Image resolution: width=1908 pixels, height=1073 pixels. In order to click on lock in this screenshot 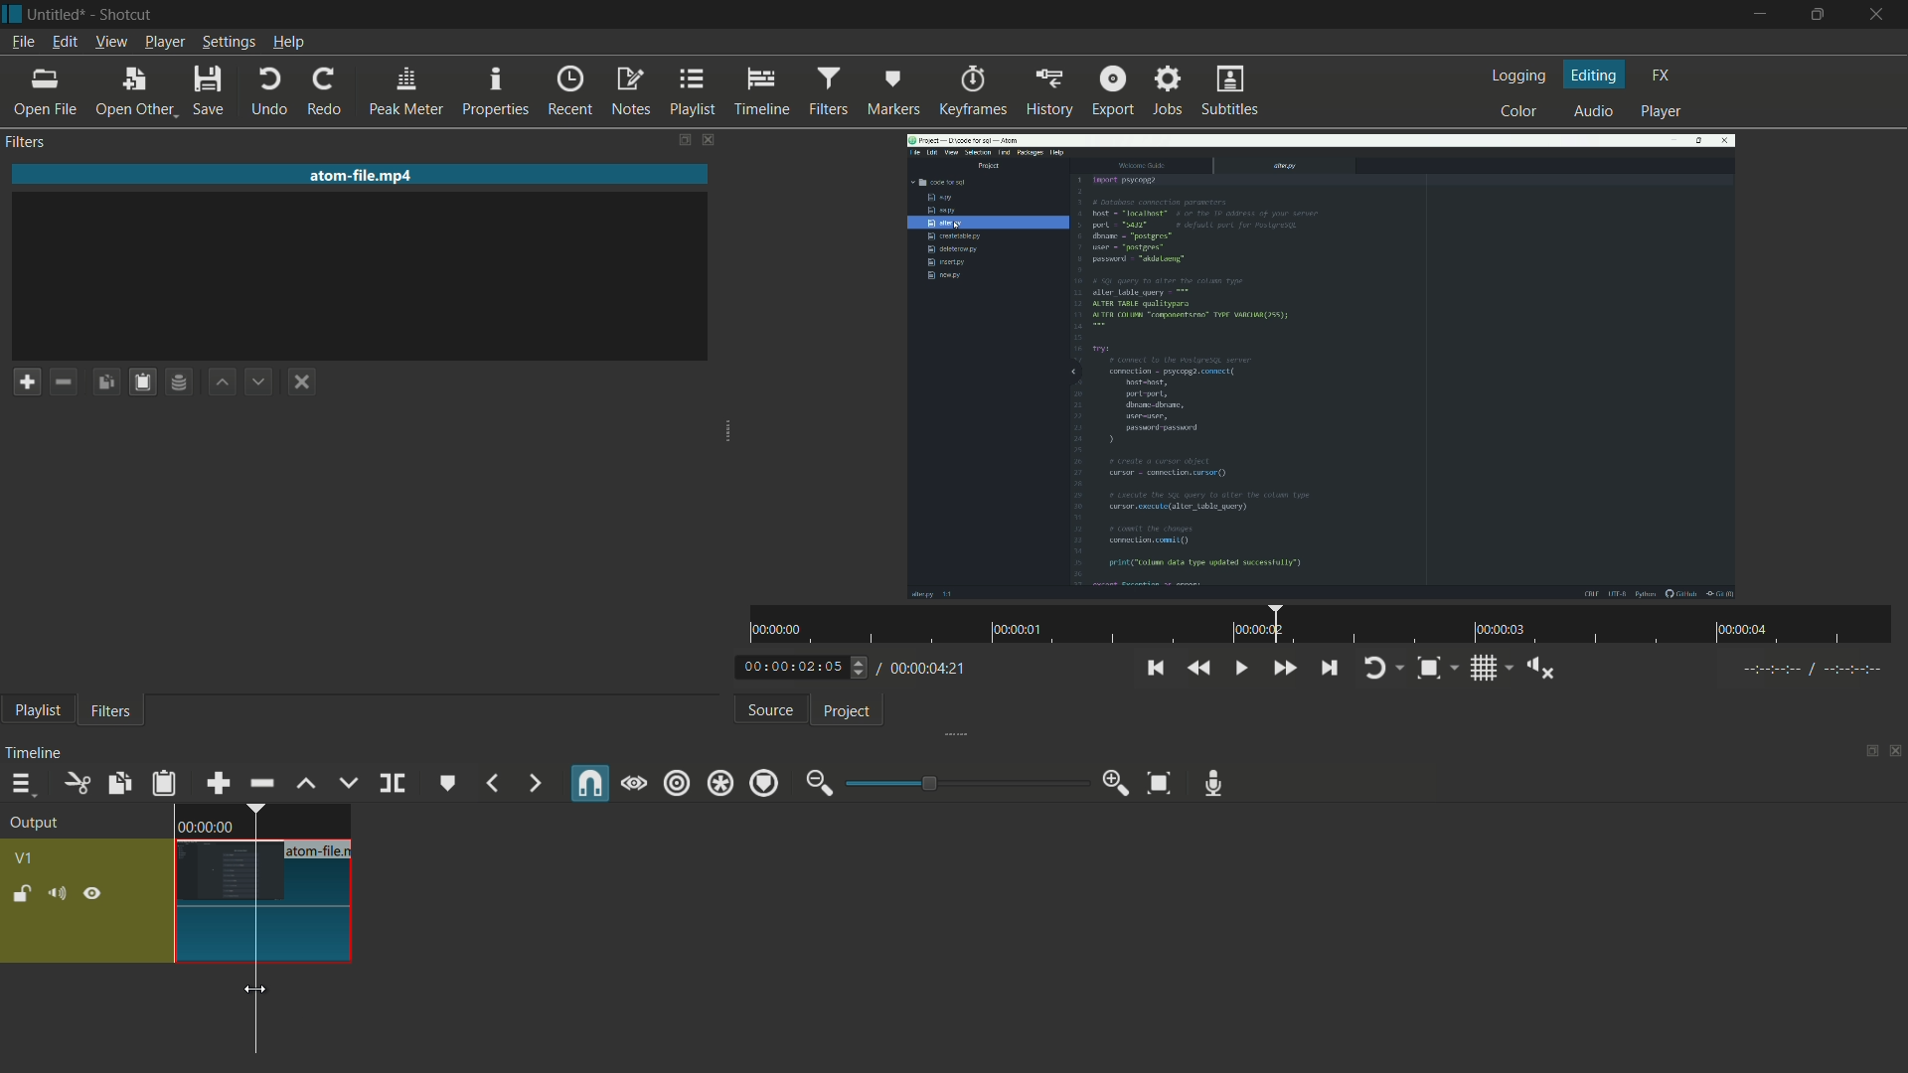, I will do `click(21, 896)`.